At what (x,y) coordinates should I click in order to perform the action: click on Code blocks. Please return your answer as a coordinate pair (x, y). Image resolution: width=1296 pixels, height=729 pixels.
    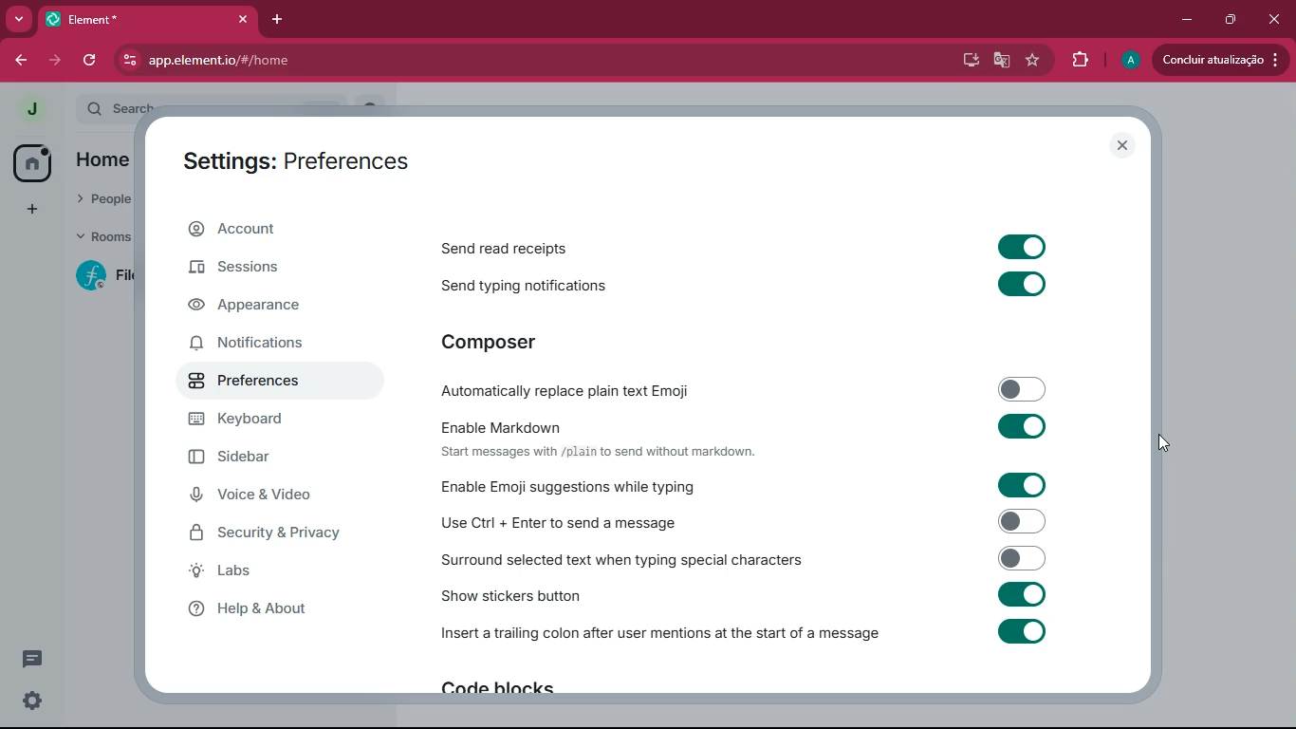
    Looking at the image, I should click on (497, 692).